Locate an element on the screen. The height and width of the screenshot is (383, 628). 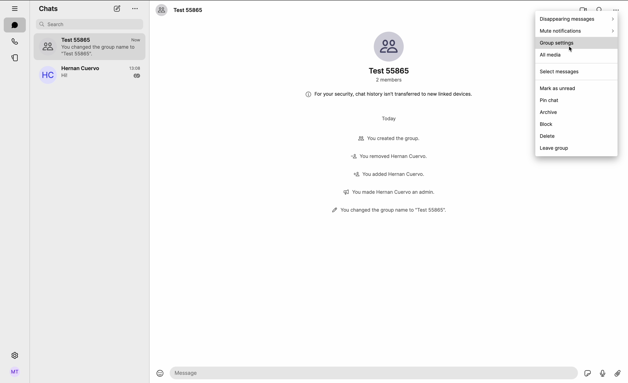
all media is located at coordinates (551, 55).